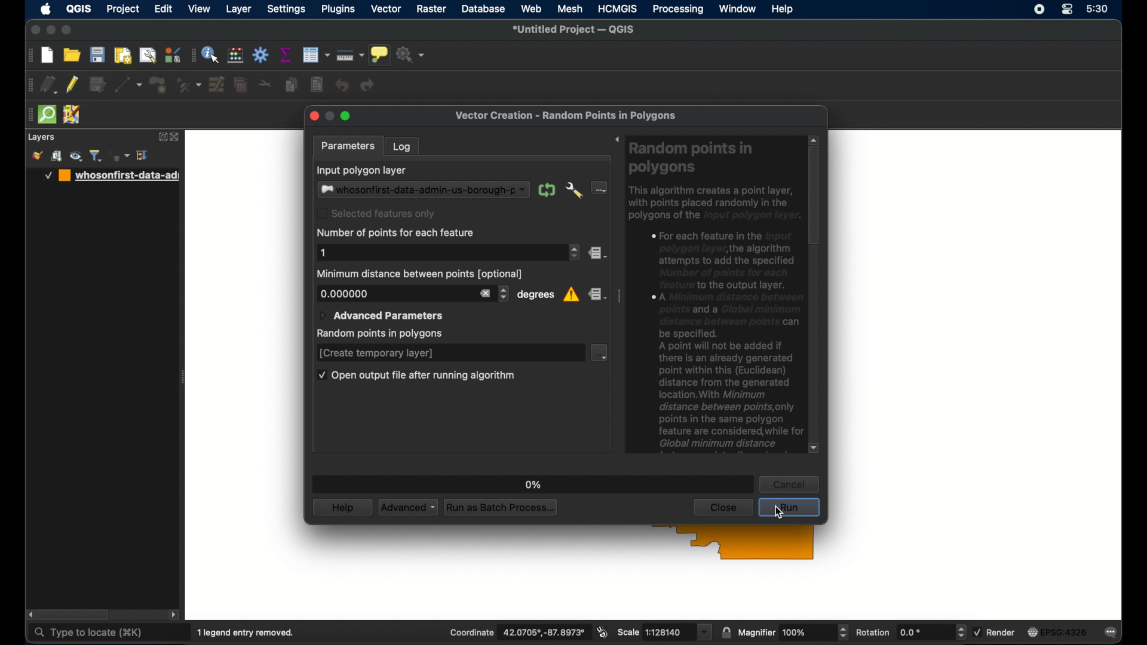 Image resolution: width=1147 pixels, height=645 pixels. What do you see at coordinates (173, 54) in the screenshot?
I see `style manager` at bounding box center [173, 54].